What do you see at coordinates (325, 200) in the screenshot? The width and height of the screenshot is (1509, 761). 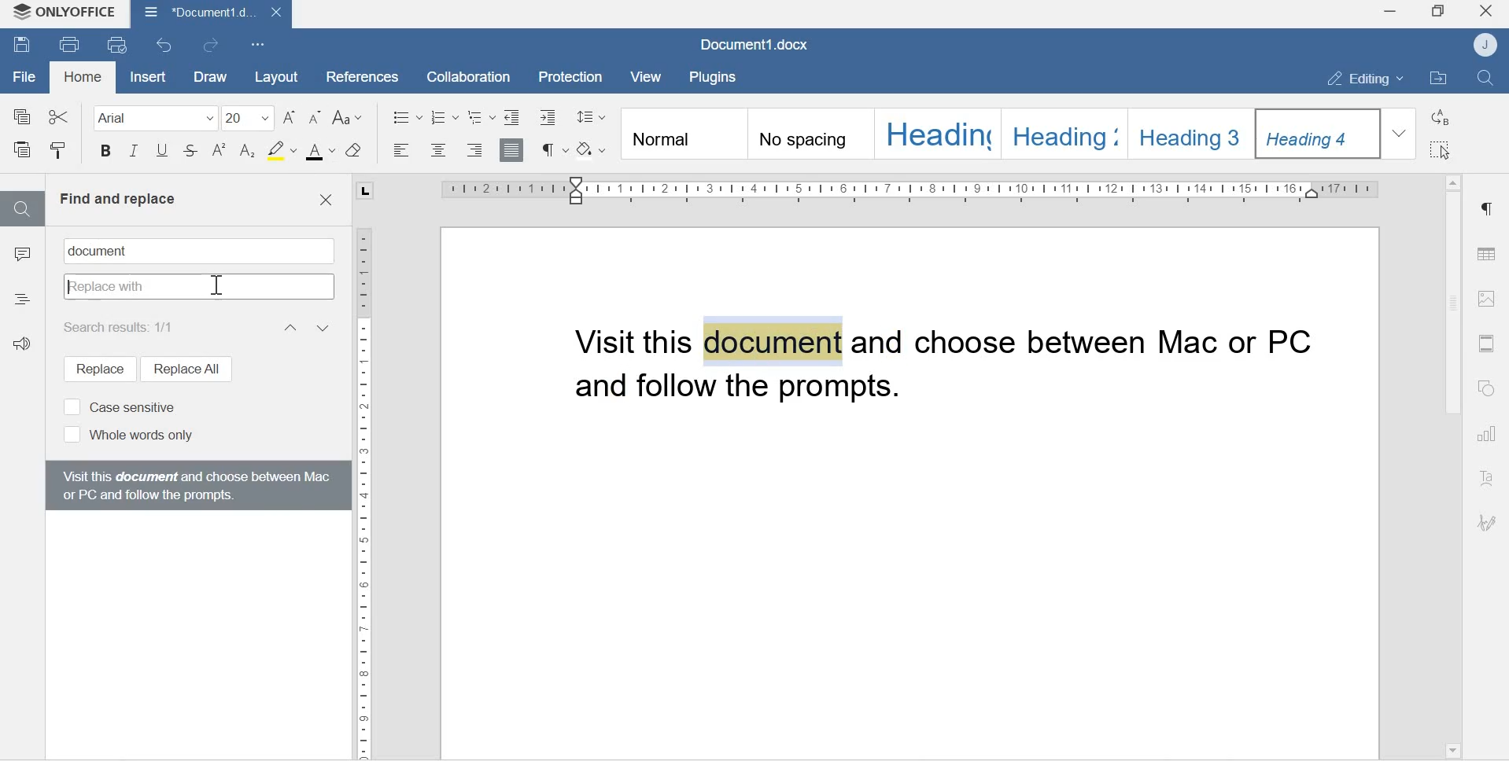 I see `Close find` at bounding box center [325, 200].